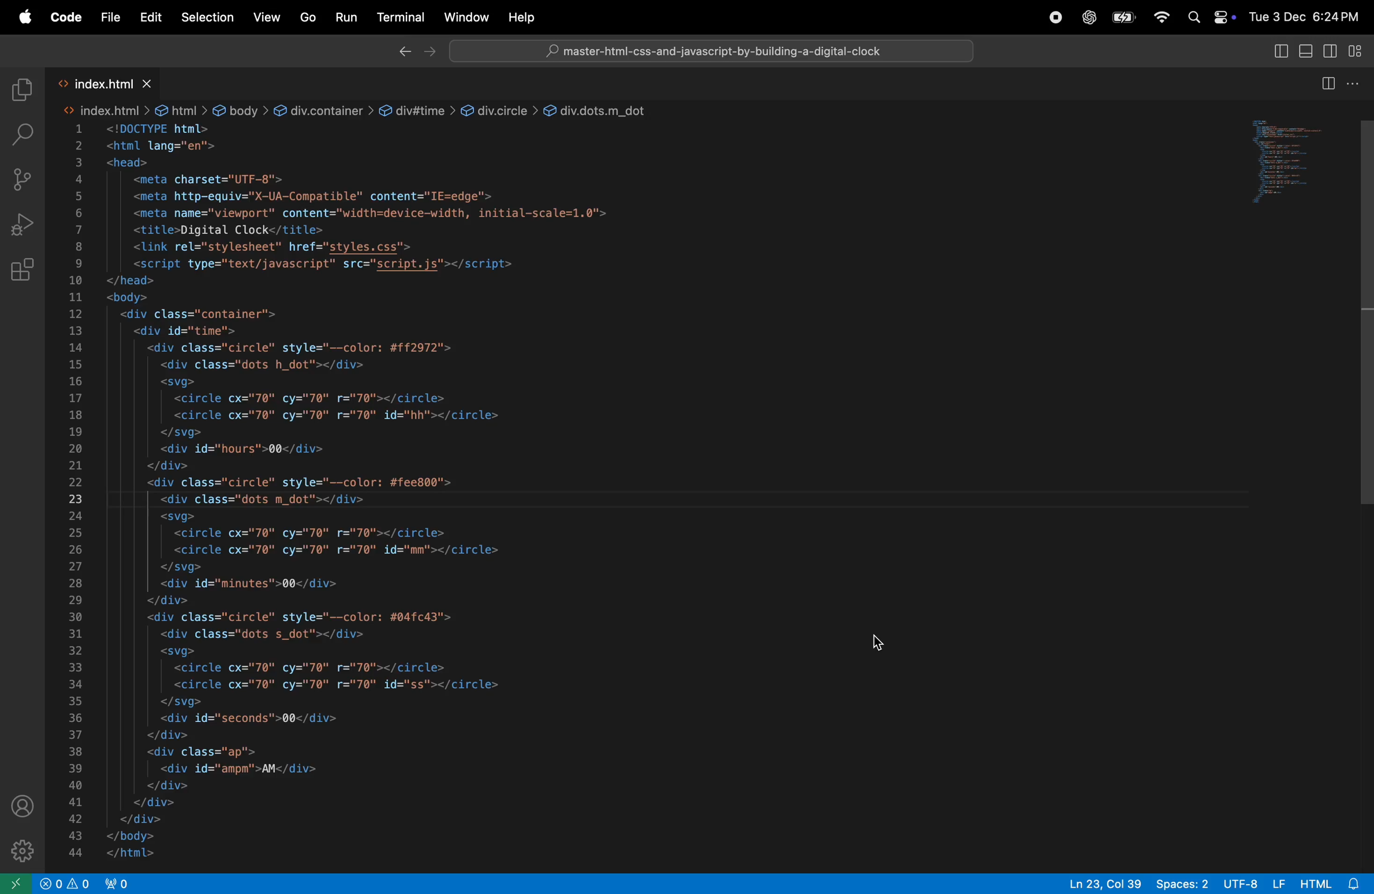 The width and height of the screenshot is (1374, 894). I want to click on setting, so click(18, 850).